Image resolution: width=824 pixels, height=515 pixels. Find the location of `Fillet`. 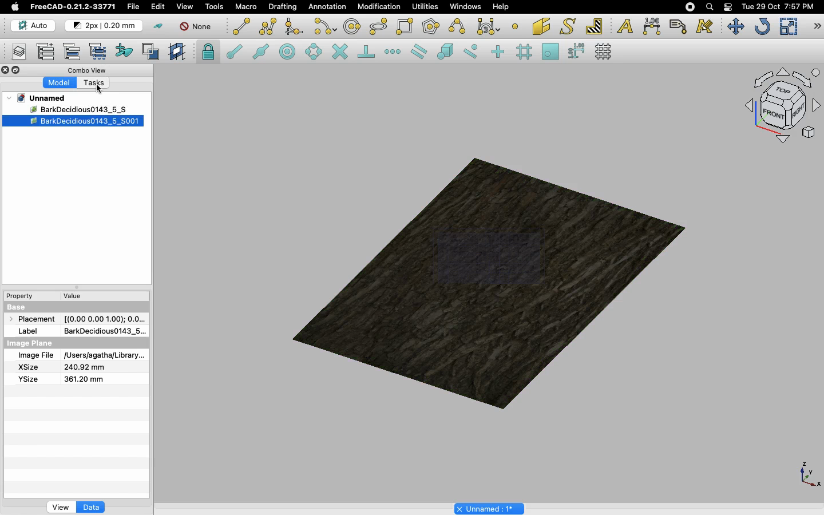

Fillet is located at coordinates (293, 28).